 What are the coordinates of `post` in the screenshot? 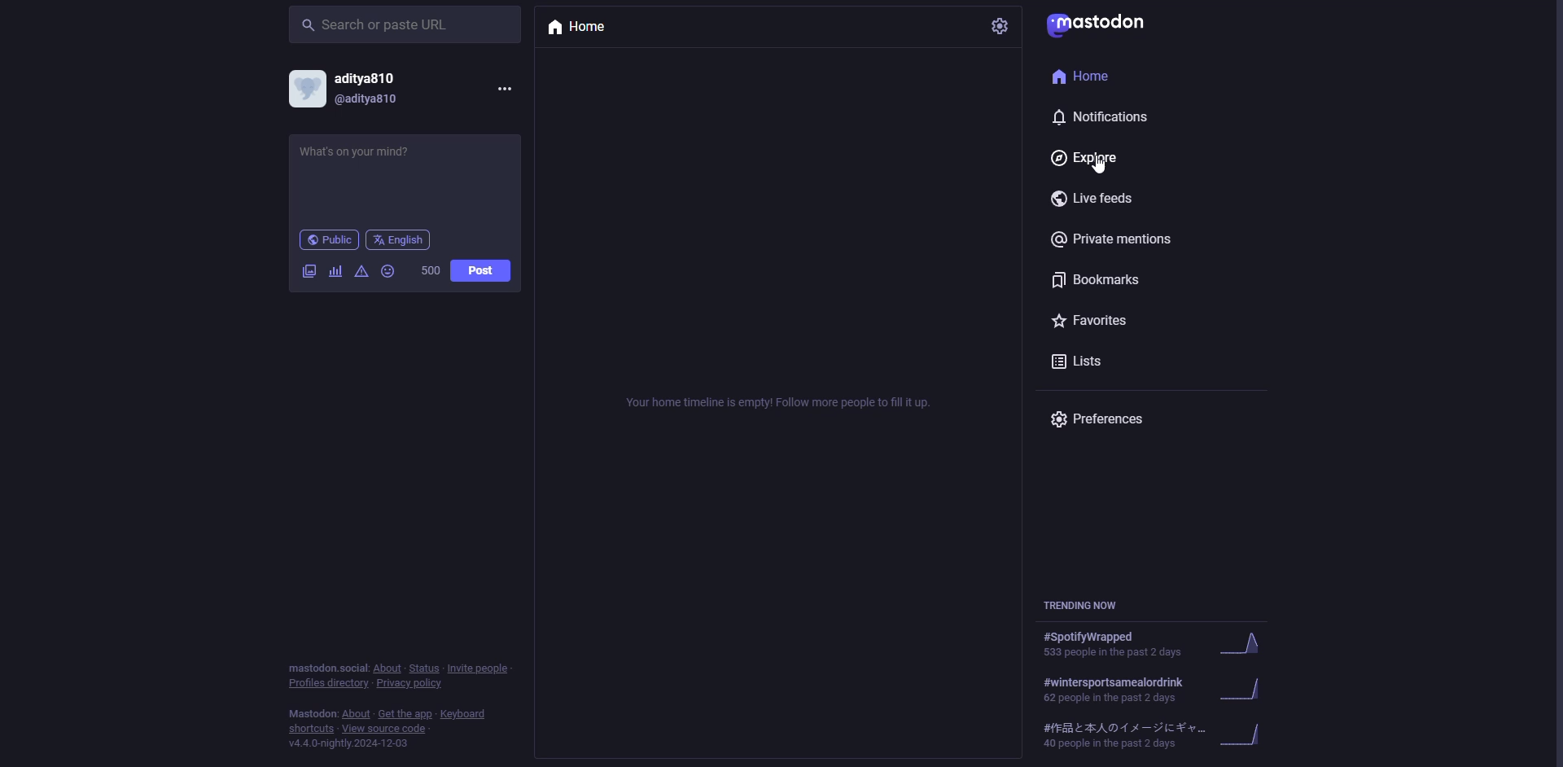 It's located at (479, 270).